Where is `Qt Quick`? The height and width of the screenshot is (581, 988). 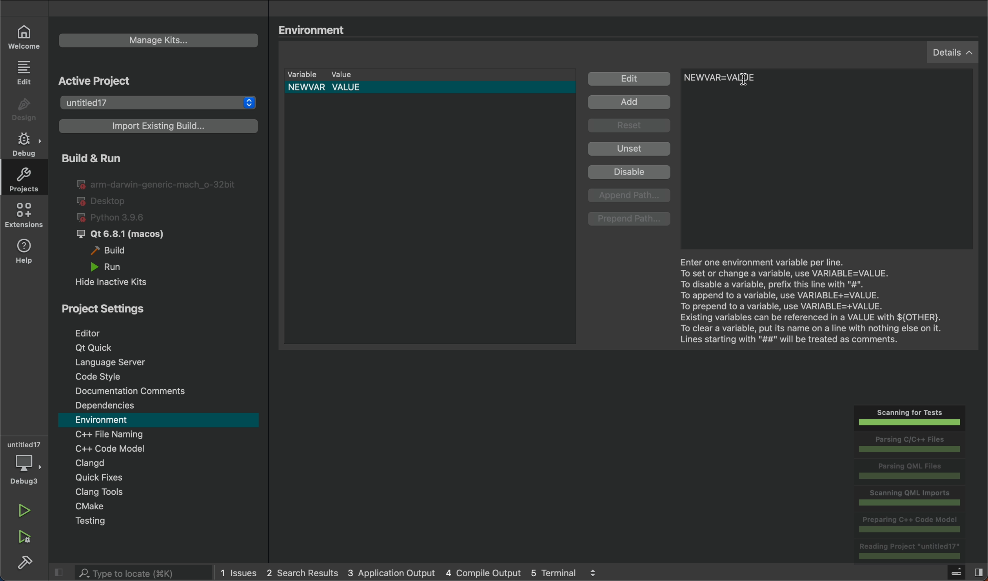 Qt Quick is located at coordinates (164, 348).